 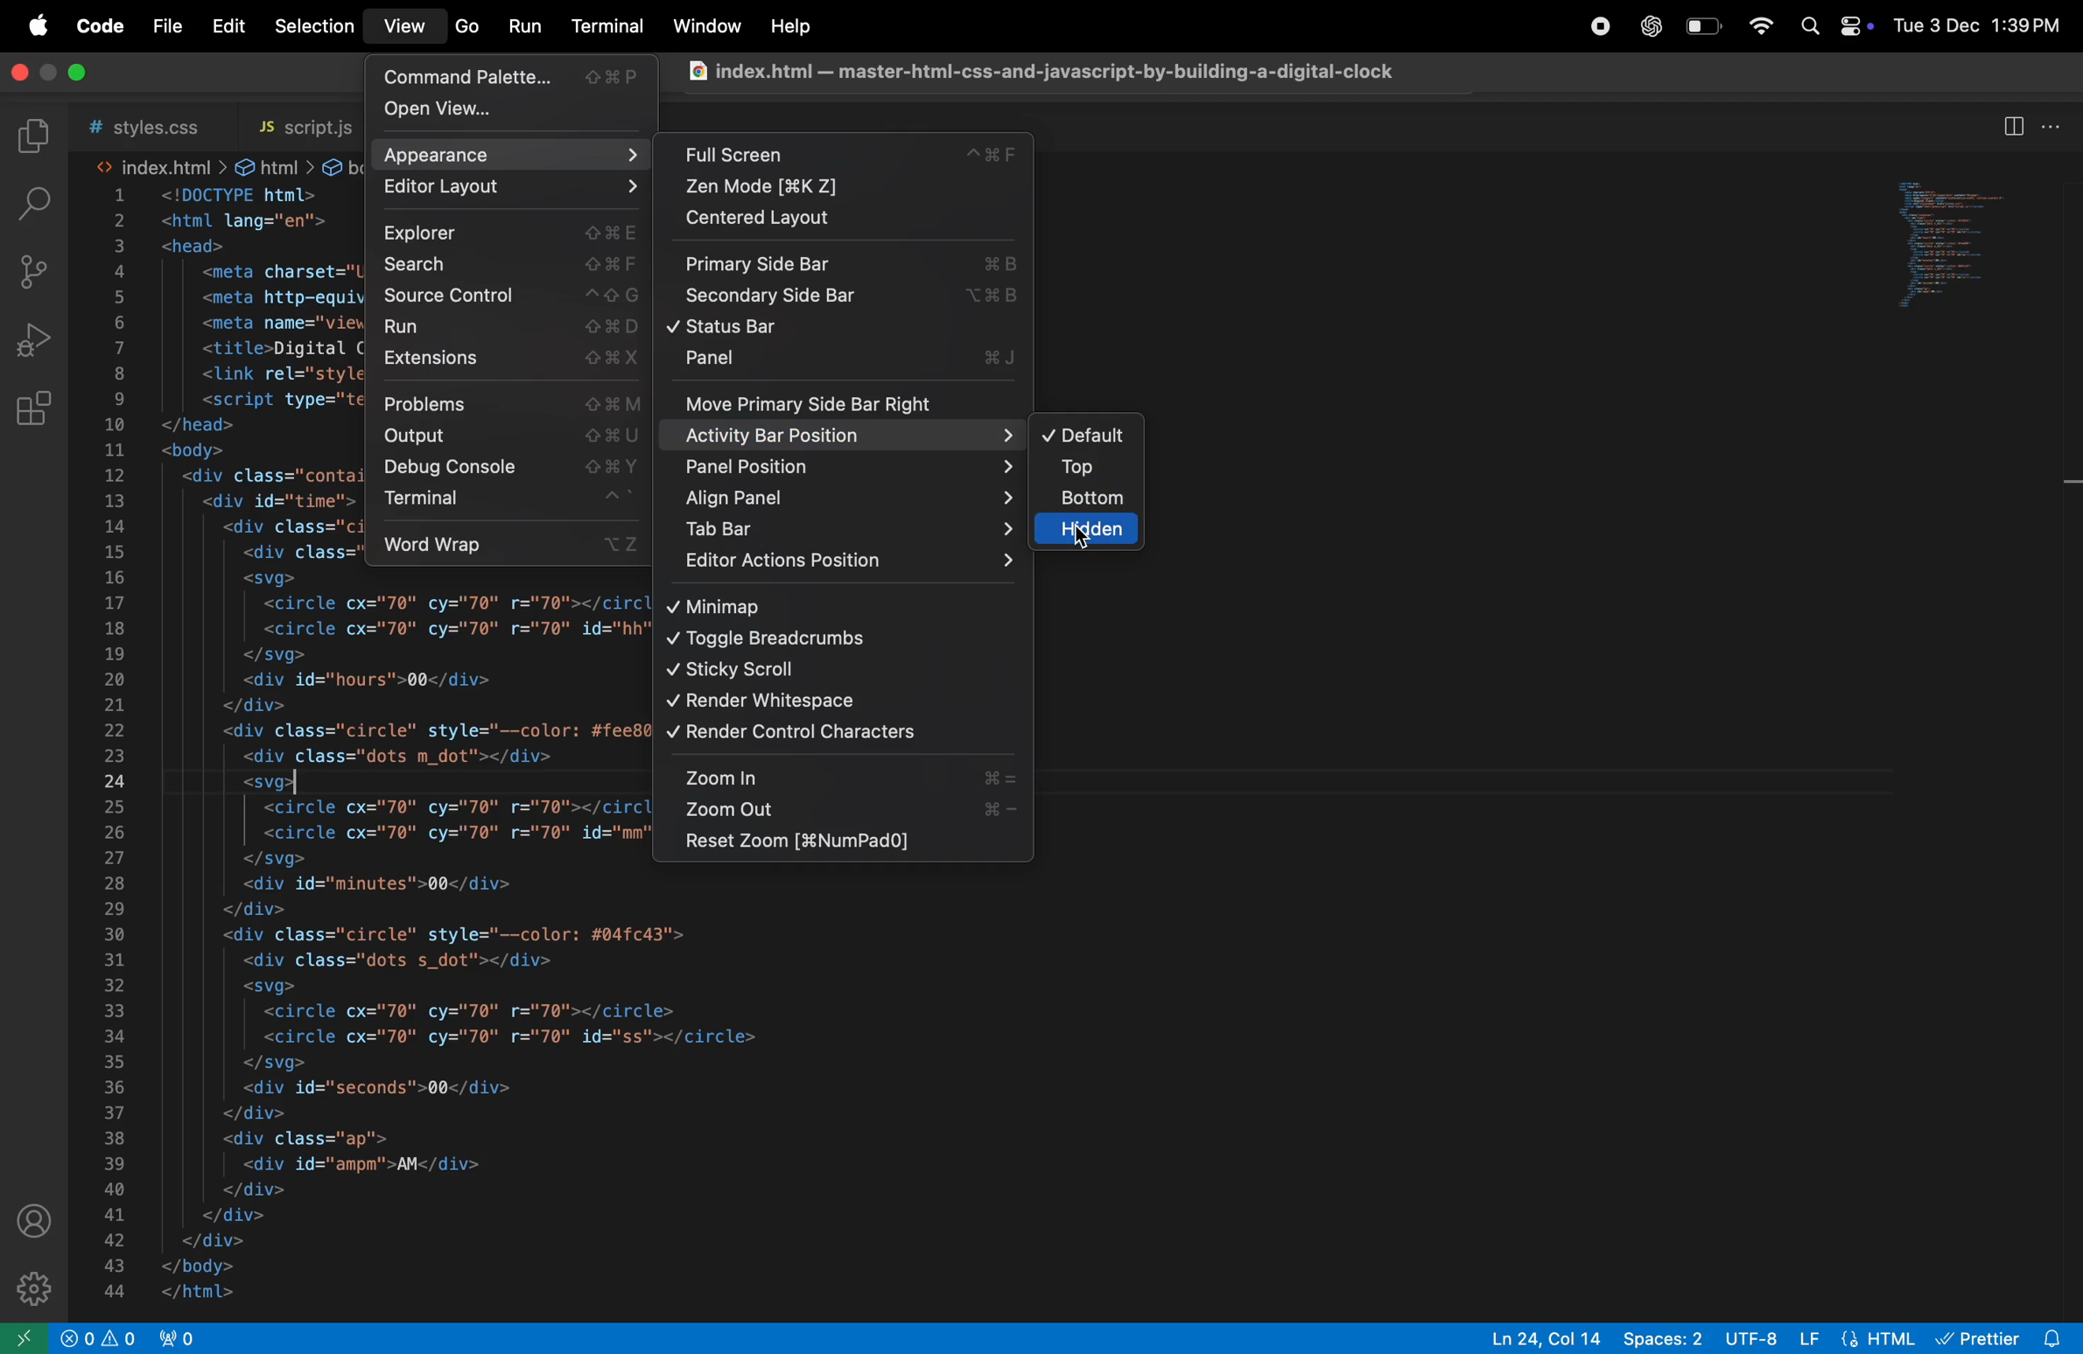 I want to click on toggle bread crumbs, so click(x=827, y=639).